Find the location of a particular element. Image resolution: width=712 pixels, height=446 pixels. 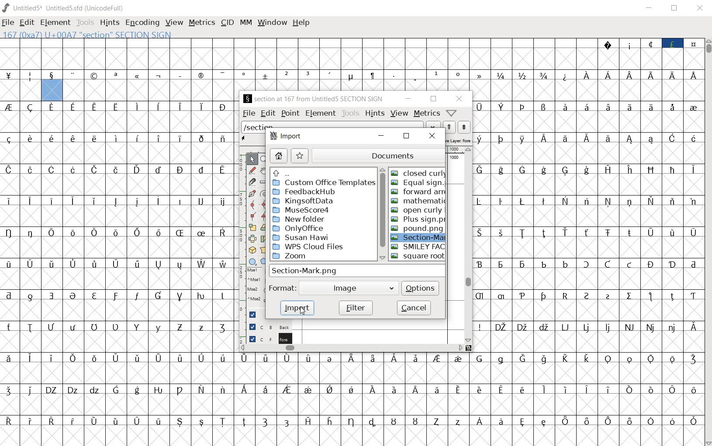

close is located at coordinates (433, 136).